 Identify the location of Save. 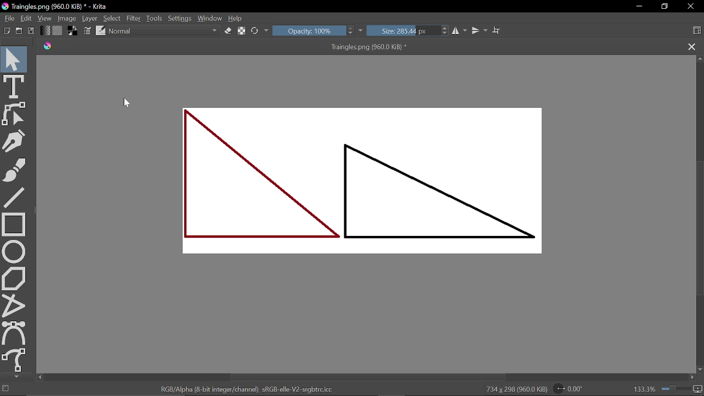
(31, 31).